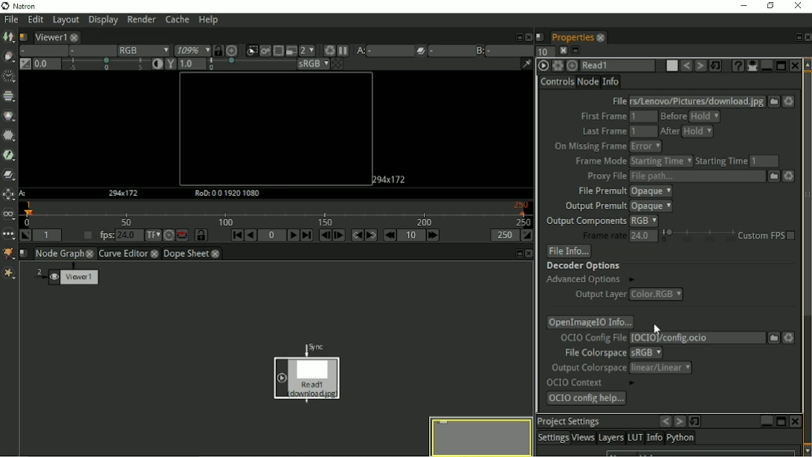 The height and width of the screenshot is (457, 812). What do you see at coordinates (807, 37) in the screenshot?
I see `Close` at bounding box center [807, 37].